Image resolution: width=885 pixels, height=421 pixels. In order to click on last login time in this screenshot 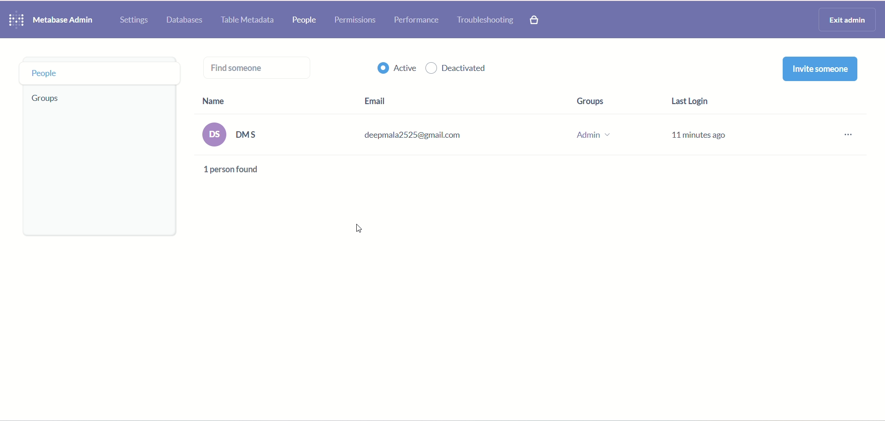, I will do `click(697, 120)`.